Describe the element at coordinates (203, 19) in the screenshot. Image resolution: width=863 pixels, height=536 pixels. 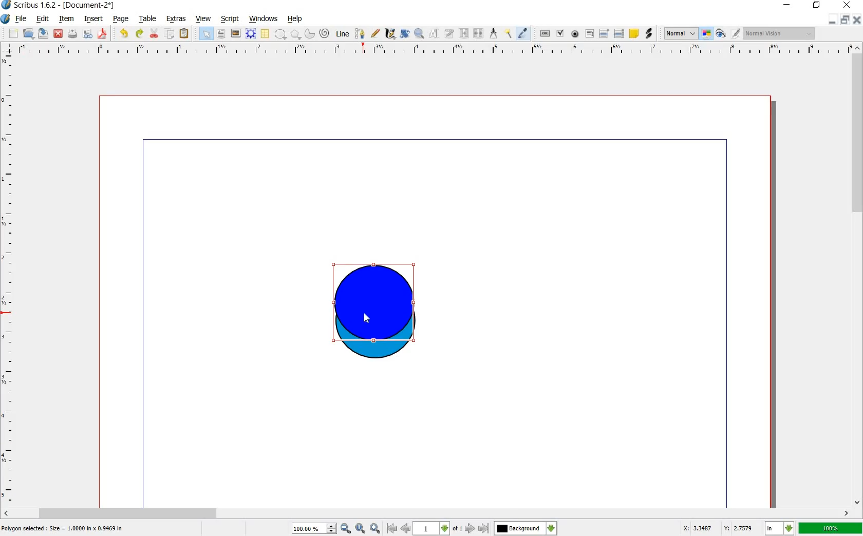
I see `view` at that location.